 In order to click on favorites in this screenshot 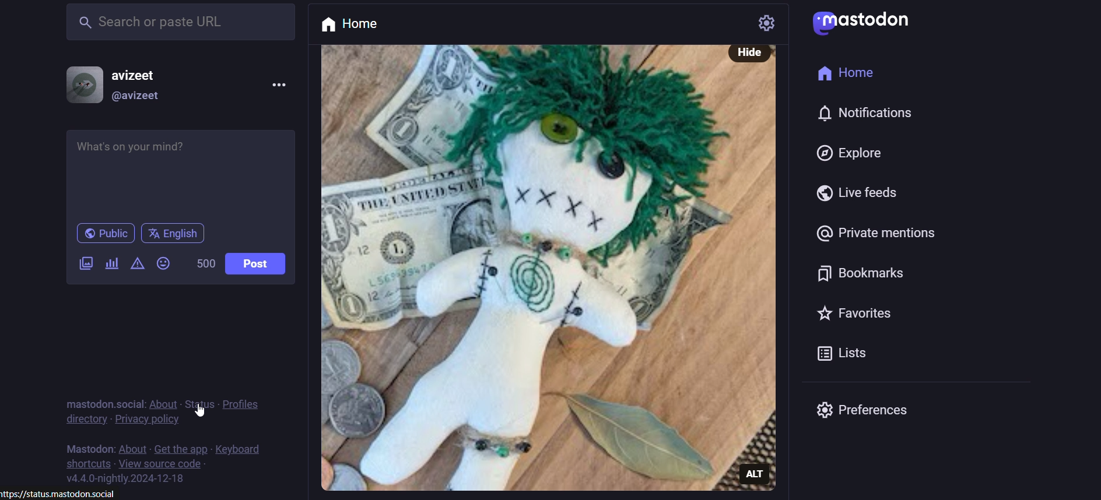, I will do `click(851, 314)`.